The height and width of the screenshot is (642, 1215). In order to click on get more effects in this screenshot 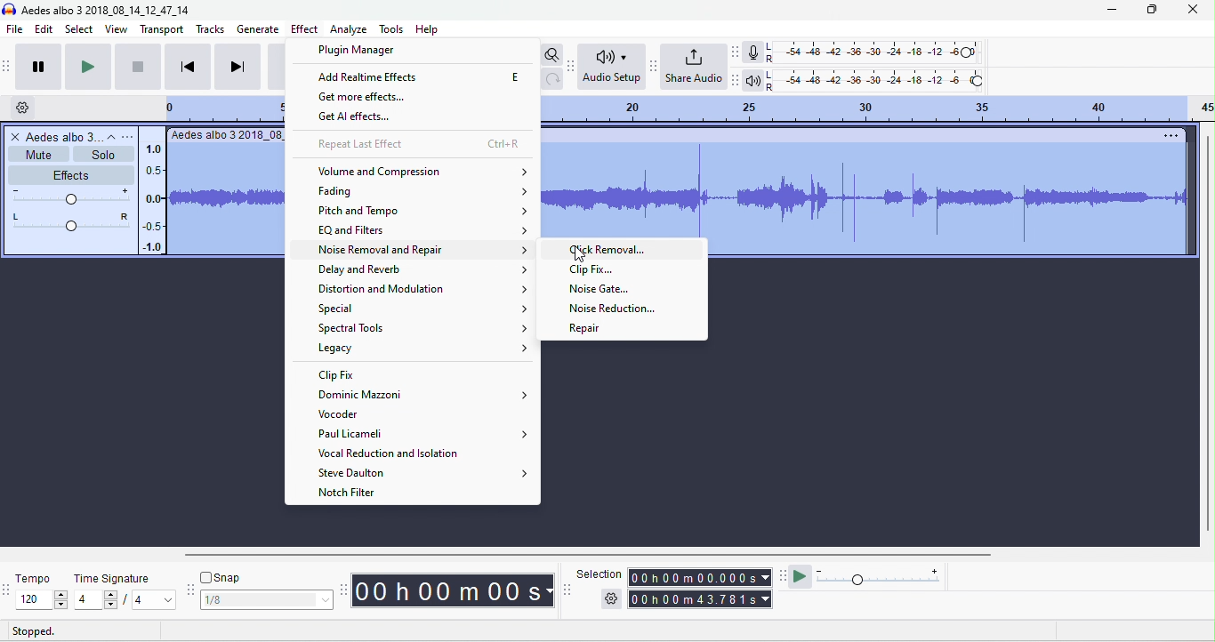, I will do `click(375, 98)`.